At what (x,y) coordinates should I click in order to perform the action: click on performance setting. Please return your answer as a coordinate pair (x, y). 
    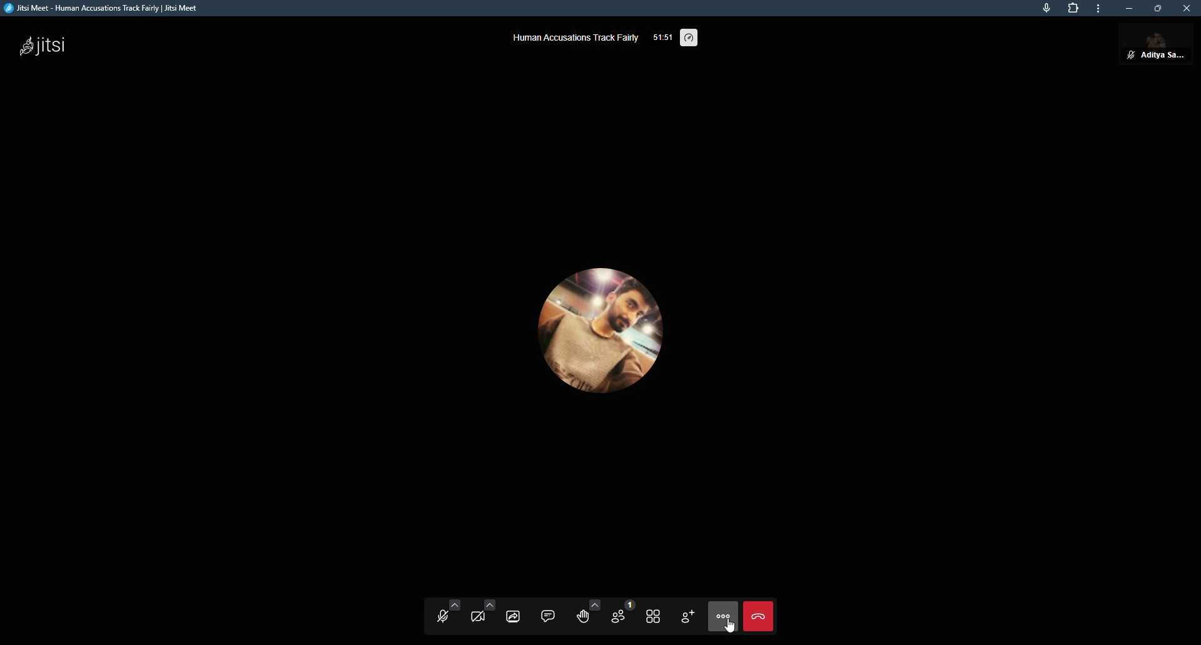
    Looking at the image, I should click on (693, 37).